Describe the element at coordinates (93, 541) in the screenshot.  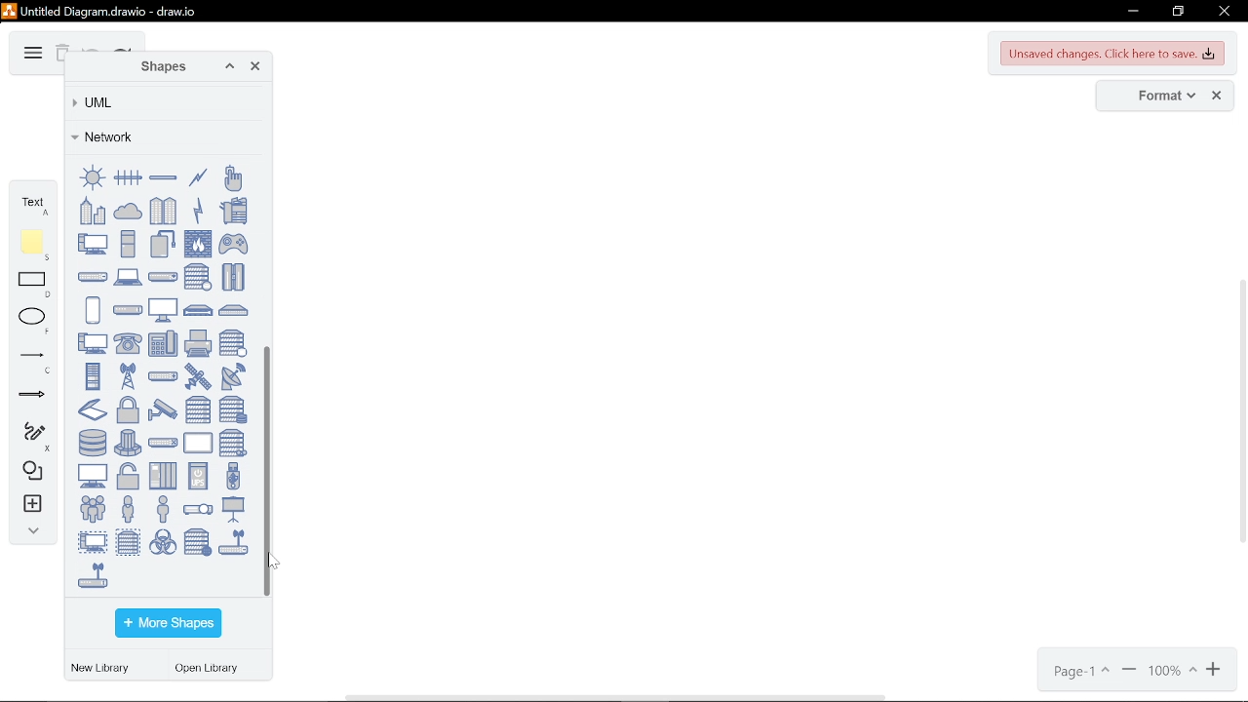
I see `virtual PC` at that location.